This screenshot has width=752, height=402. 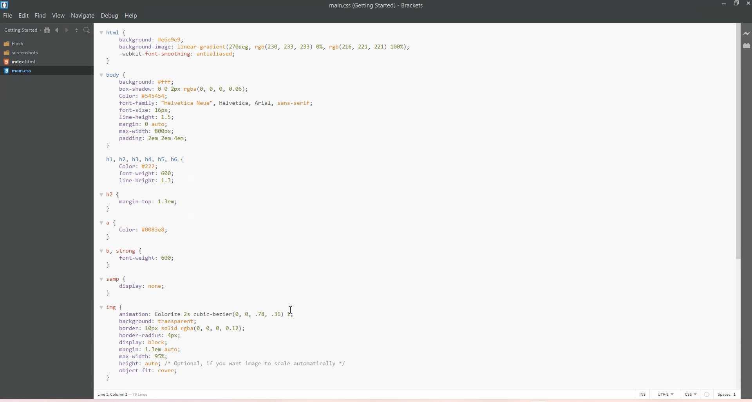 I want to click on help, so click(x=131, y=16).